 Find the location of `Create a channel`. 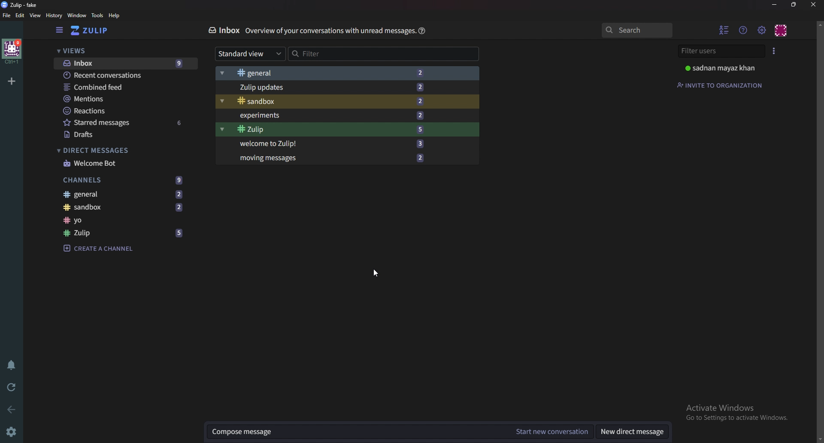

Create a channel is located at coordinates (114, 248).